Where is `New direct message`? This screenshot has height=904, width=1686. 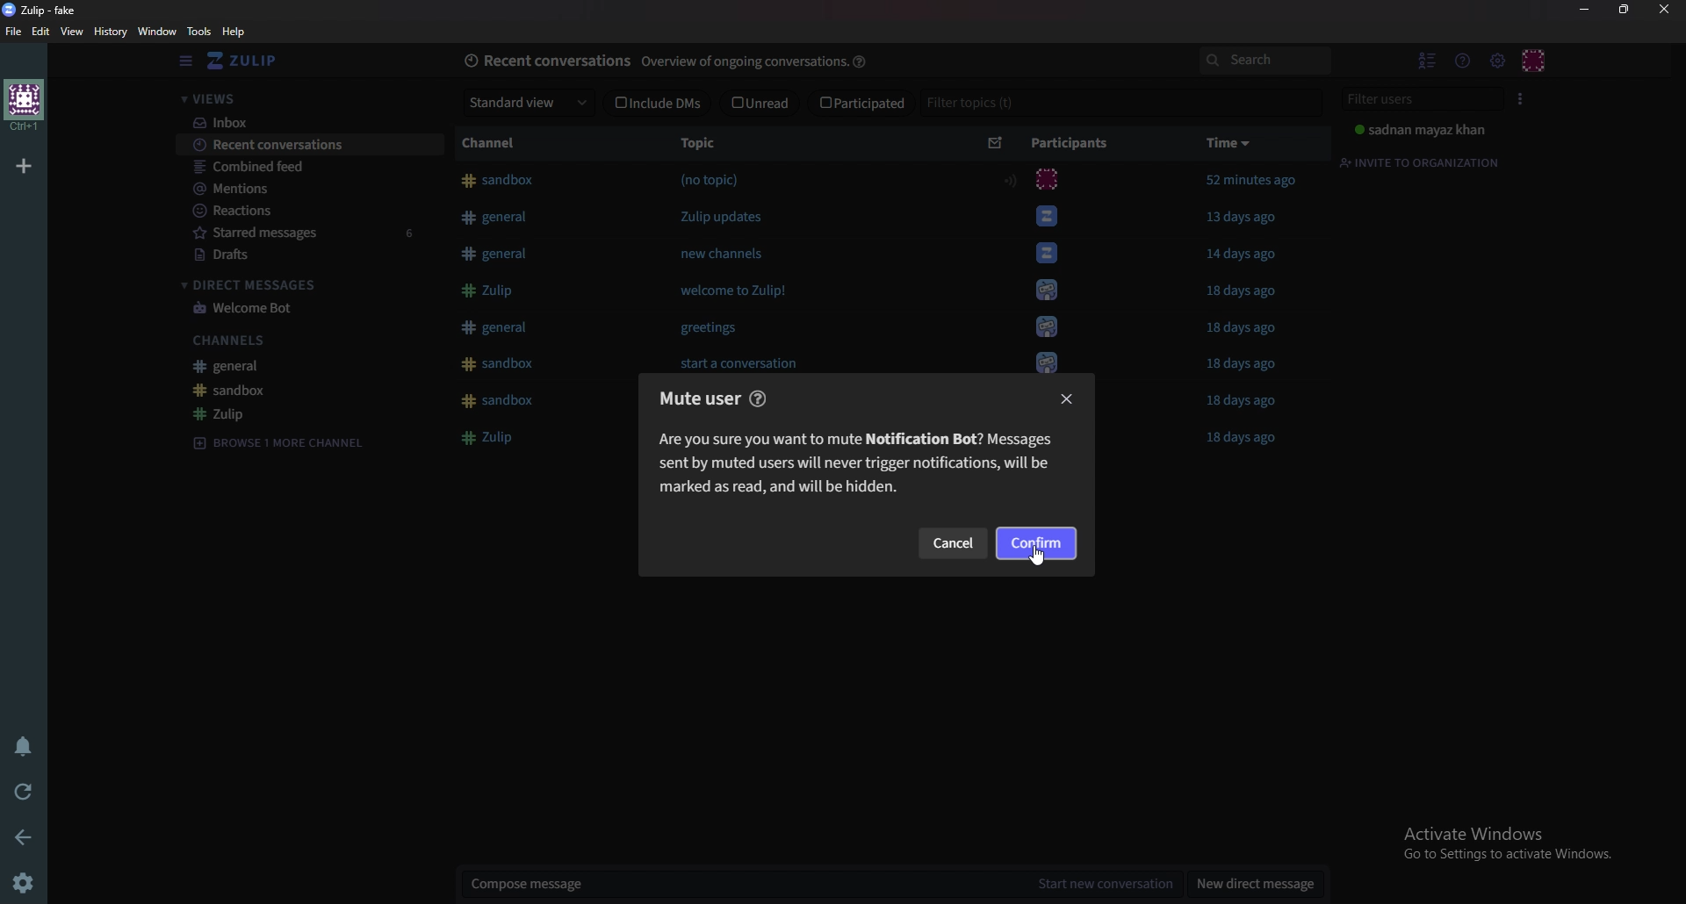 New direct message is located at coordinates (1251, 883).